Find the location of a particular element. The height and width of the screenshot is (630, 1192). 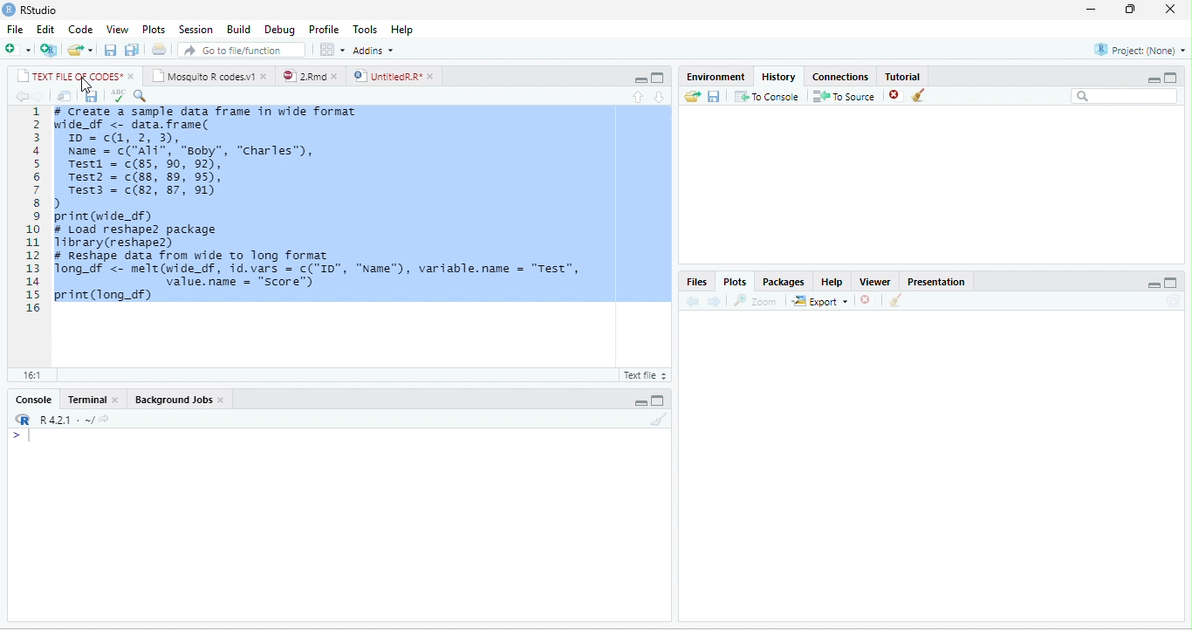

line numbering is located at coordinates (33, 209).